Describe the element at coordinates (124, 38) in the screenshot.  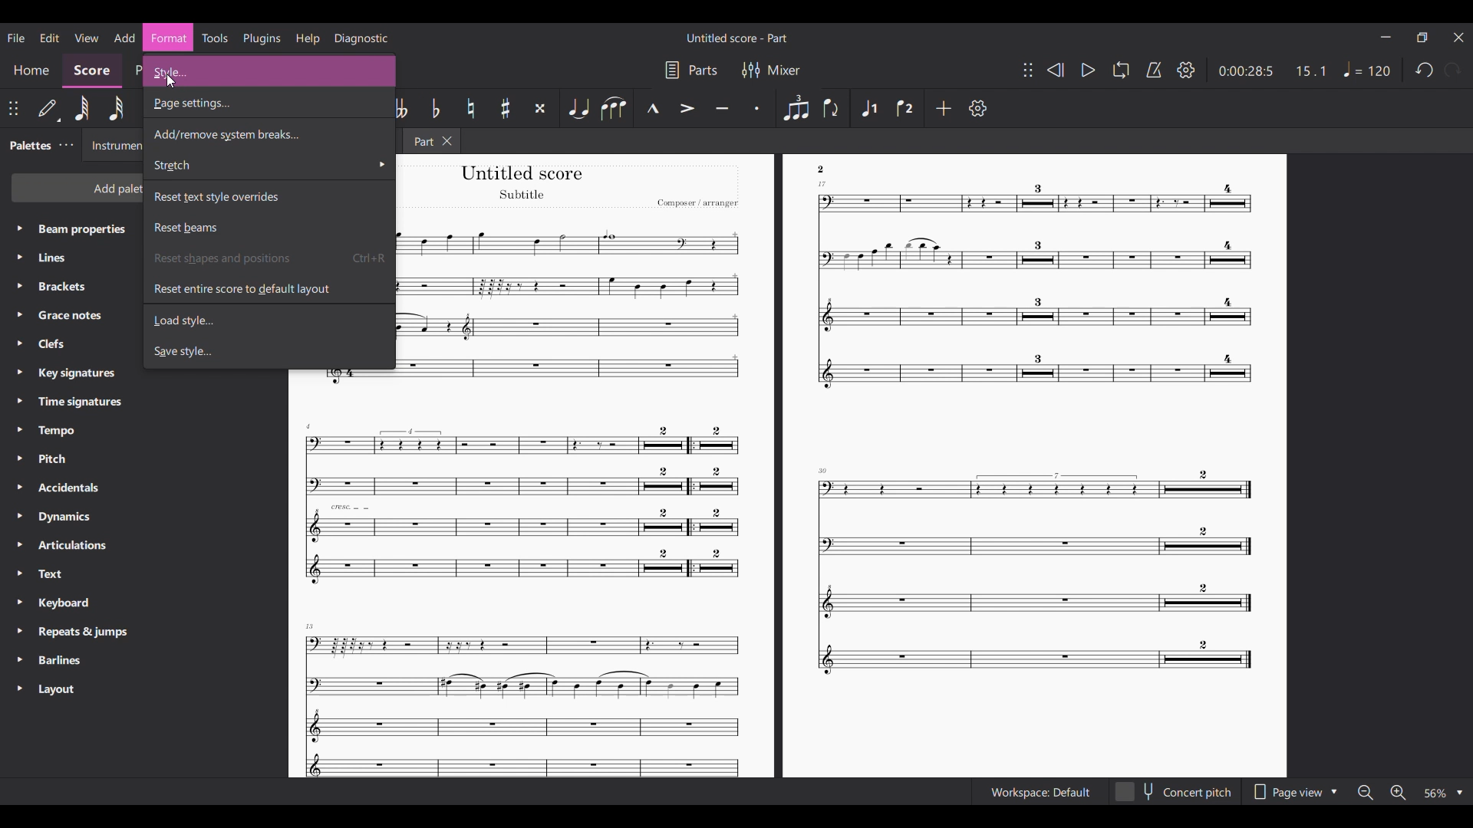
I see `Add menu` at that location.